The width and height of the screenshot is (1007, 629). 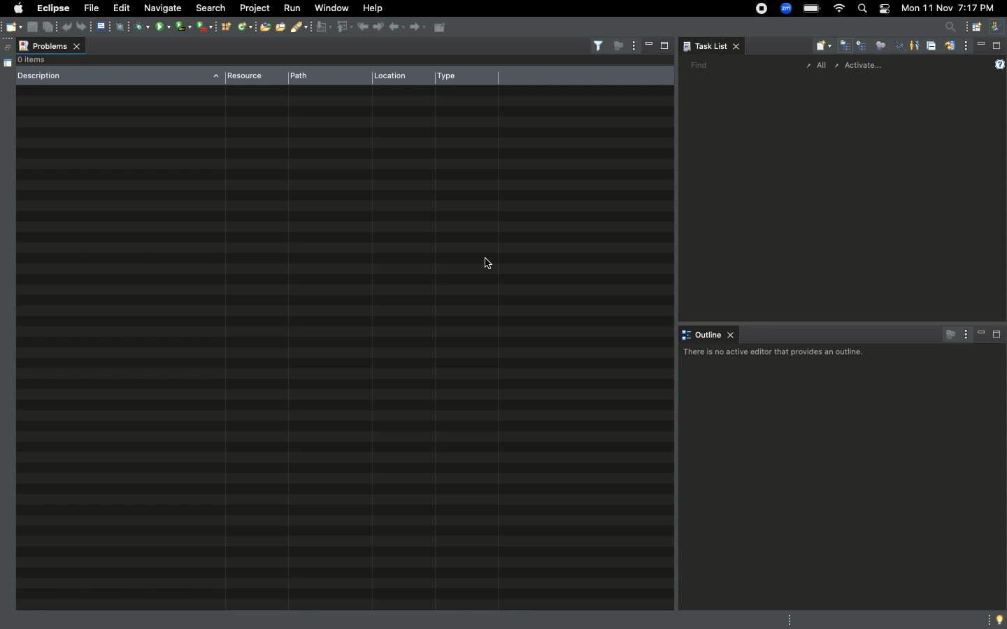 What do you see at coordinates (966, 48) in the screenshot?
I see `View menu` at bounding box center [966, 48].